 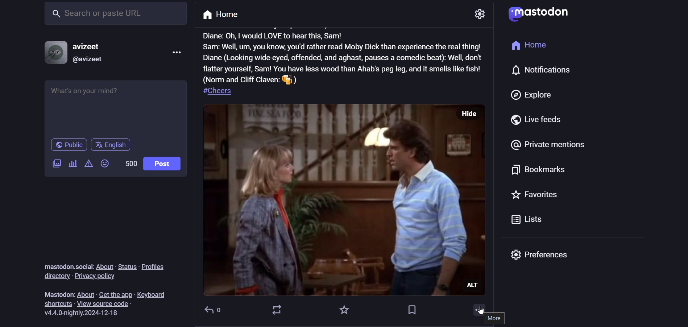 I want to click on hashtag, so click(x=220, y=92).